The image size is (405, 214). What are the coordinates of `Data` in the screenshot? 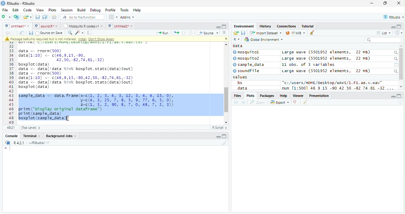 It's located at (238, 46).